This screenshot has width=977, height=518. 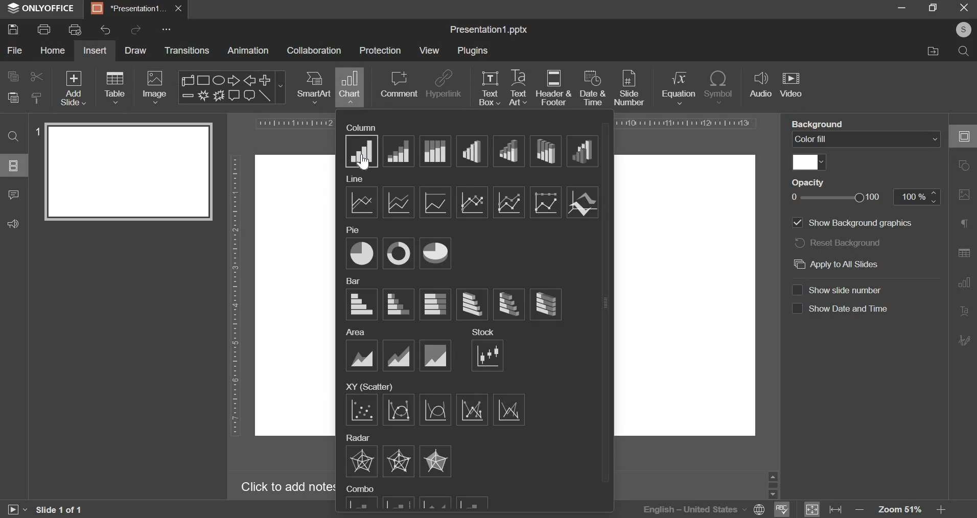 I want to click on table settings, so click(x=962, y=254).